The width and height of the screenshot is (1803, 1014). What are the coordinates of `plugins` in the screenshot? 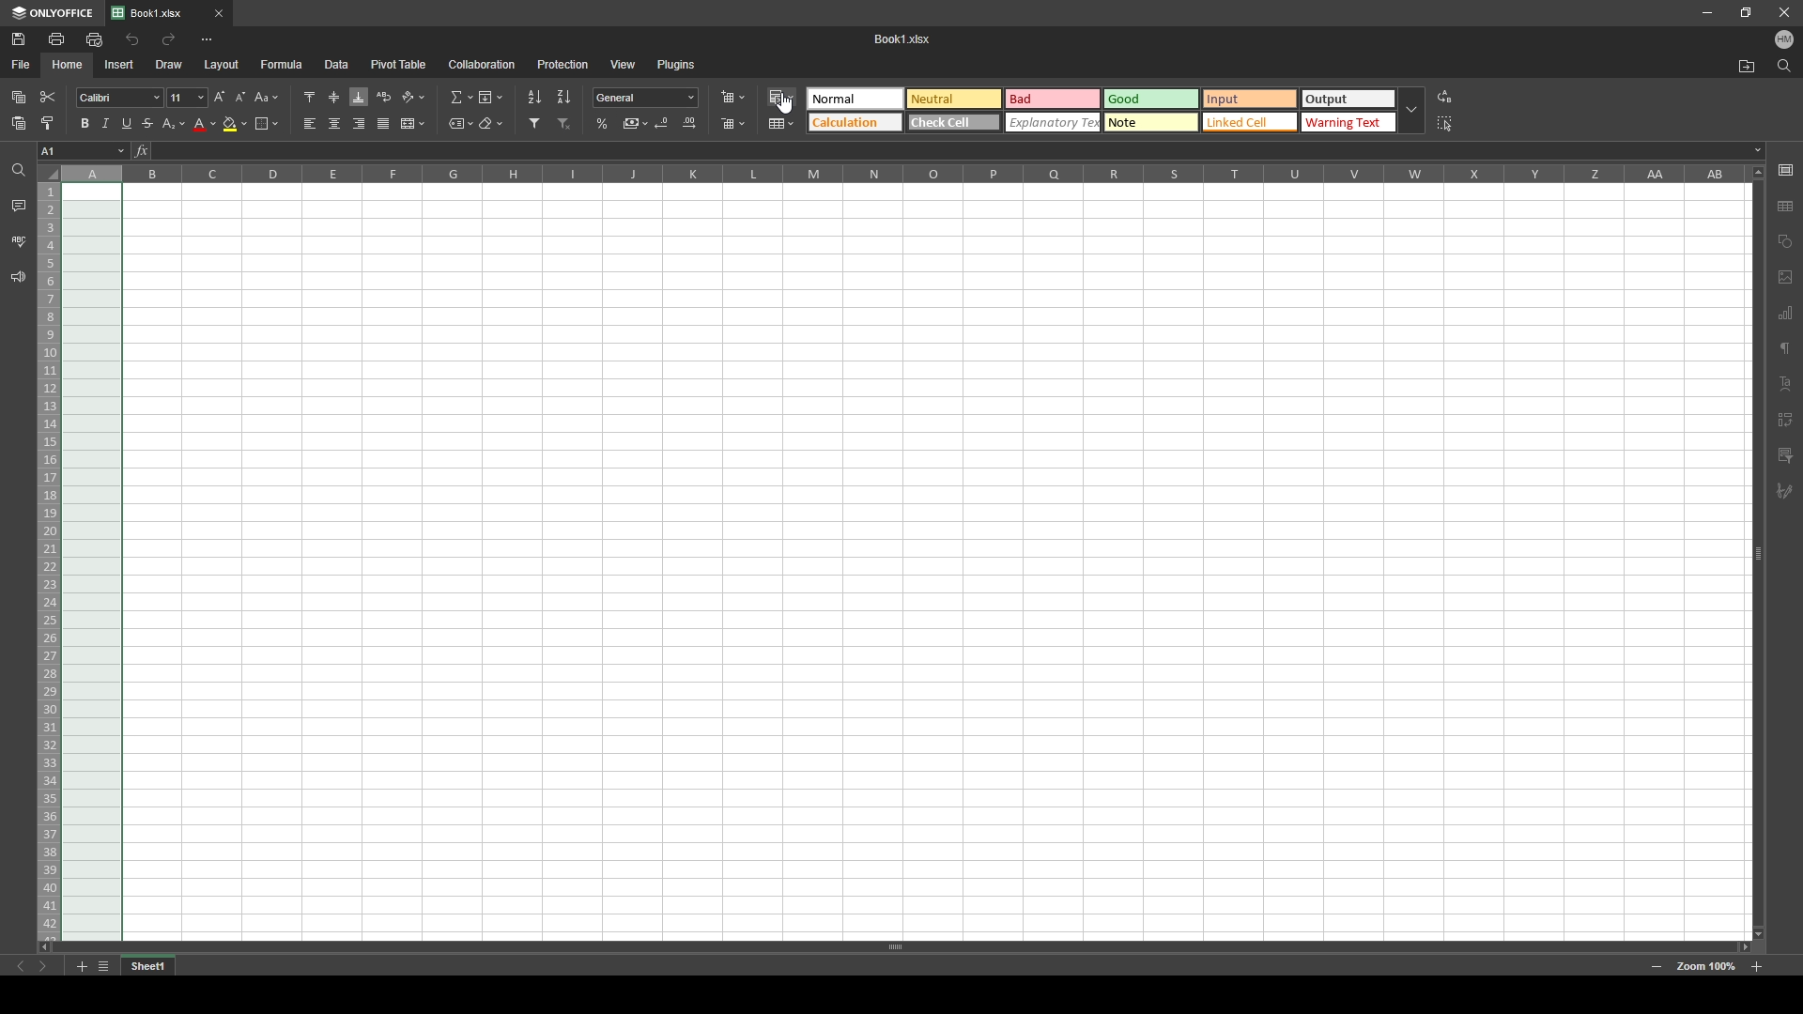 It's located at (678, 63).